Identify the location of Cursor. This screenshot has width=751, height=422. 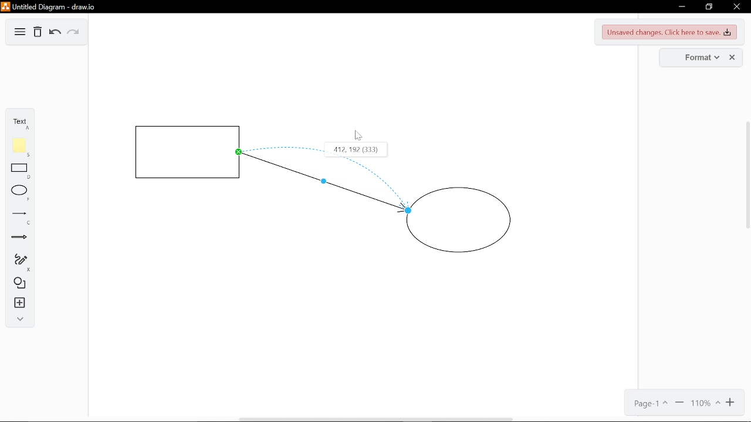
(358, 135).